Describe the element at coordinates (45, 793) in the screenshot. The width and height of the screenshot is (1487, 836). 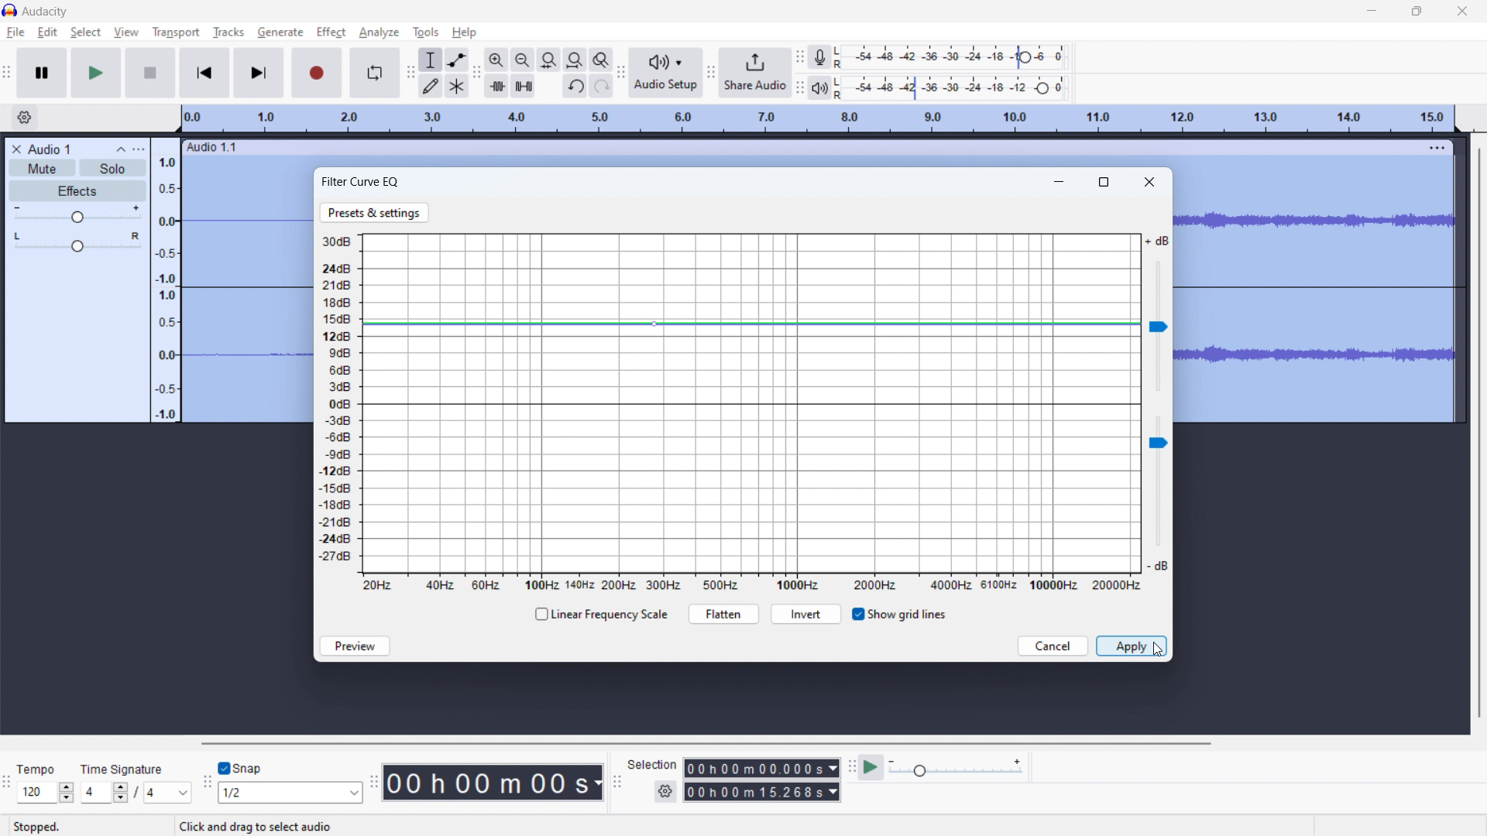
I see `120 (select tempo )` at that location.